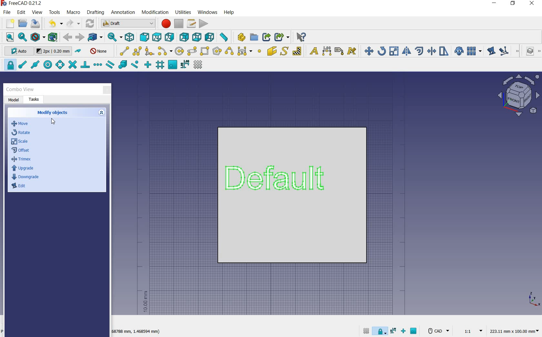 The width and height of the screenshot is (542, 337). What do you see at coordinates (419, 51) in the screenshot?
I see `offset` at bounding box center [419, 51].